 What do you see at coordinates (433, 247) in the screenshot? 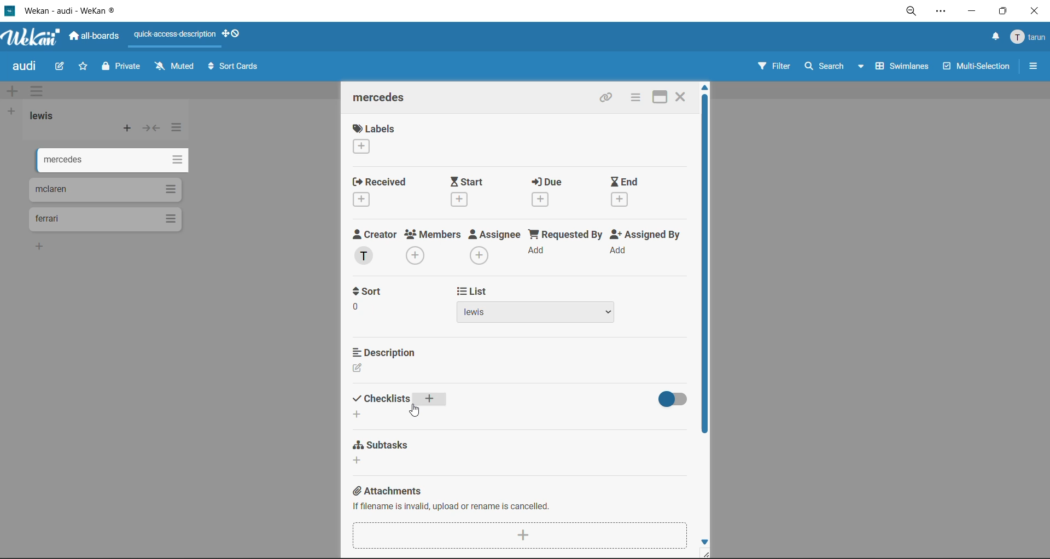
I see `members` at bounding box center [433, 247].